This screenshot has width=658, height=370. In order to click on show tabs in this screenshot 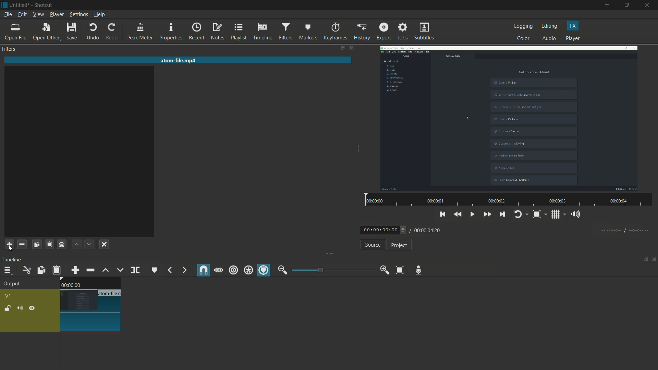, I will do `click(643, 260)`.